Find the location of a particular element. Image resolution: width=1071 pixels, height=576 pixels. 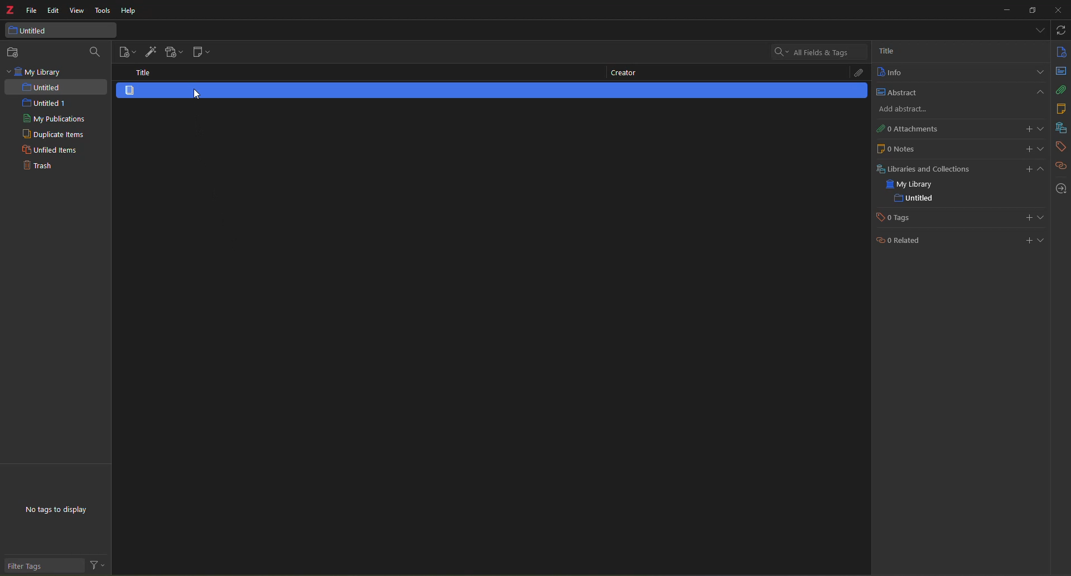

notes is located at coordinates (1060, 109).